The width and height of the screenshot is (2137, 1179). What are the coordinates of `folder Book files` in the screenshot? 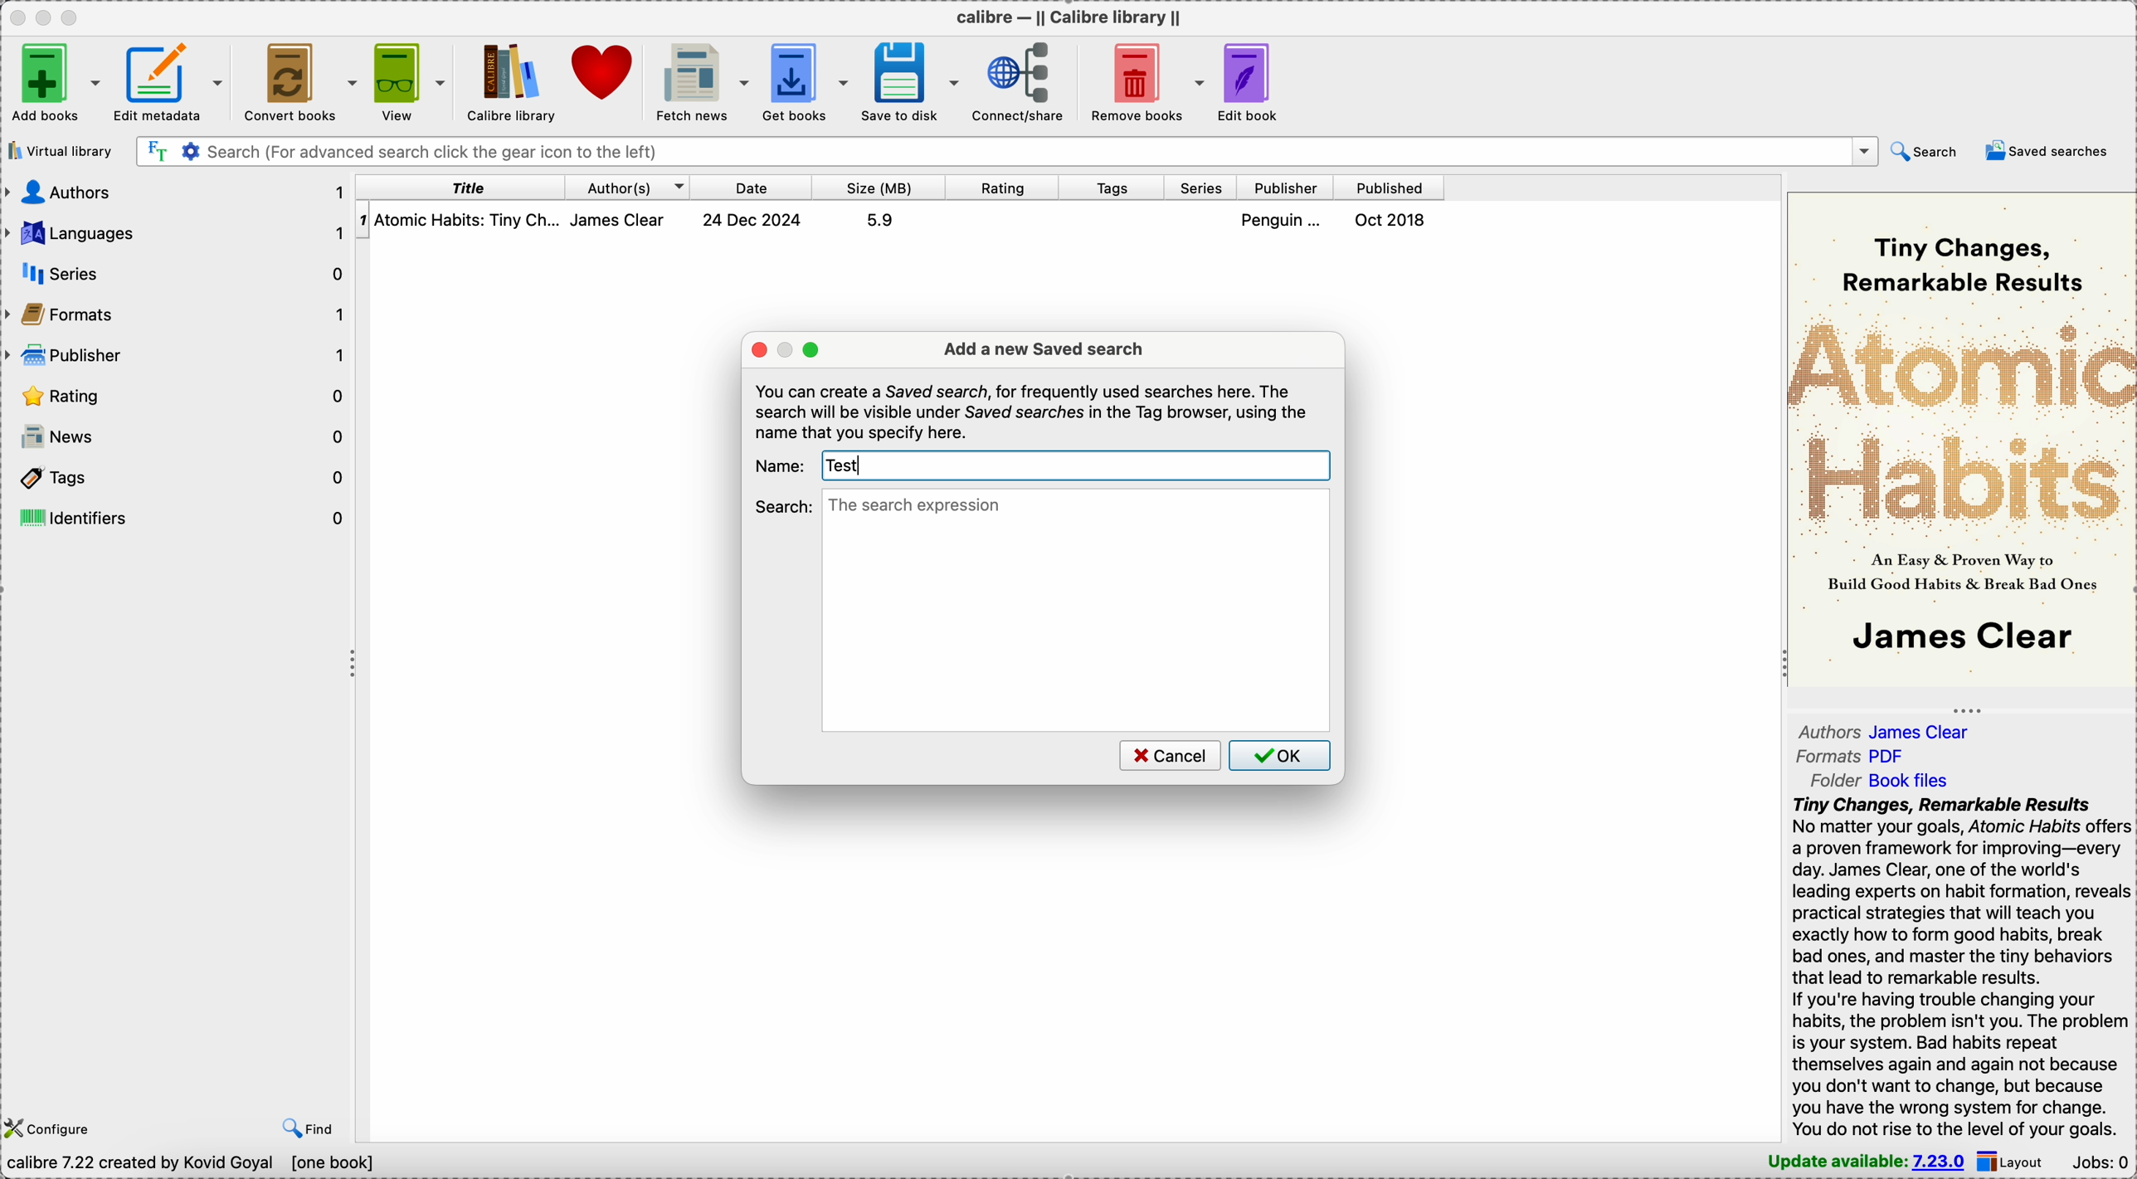 It's located at (1878, 781).